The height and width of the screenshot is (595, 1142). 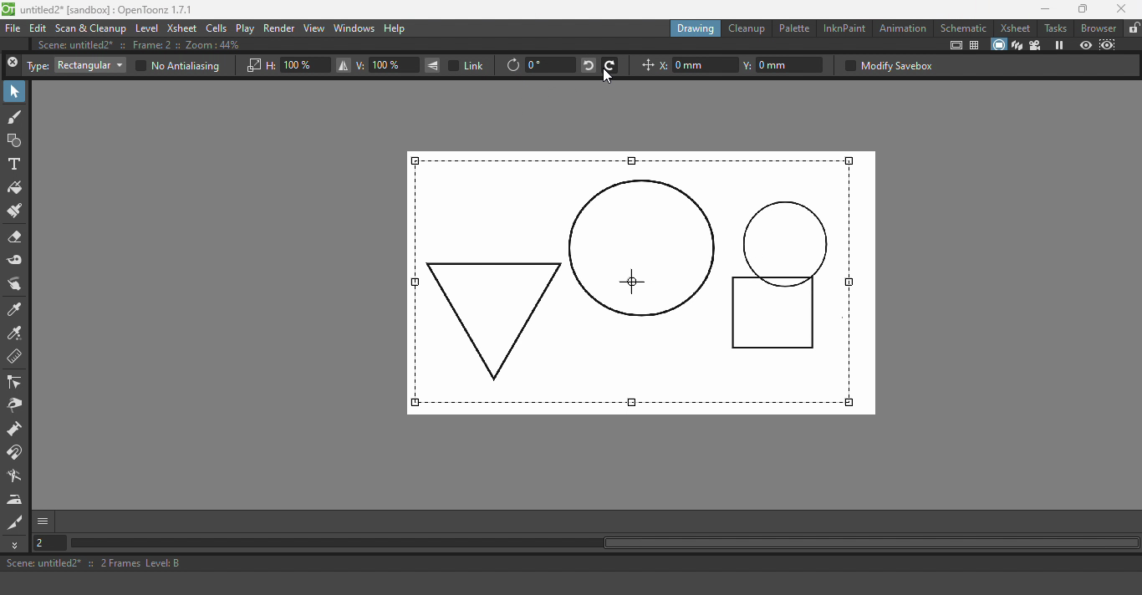 I want to click on Finger tool, so click(x=18, y=284).